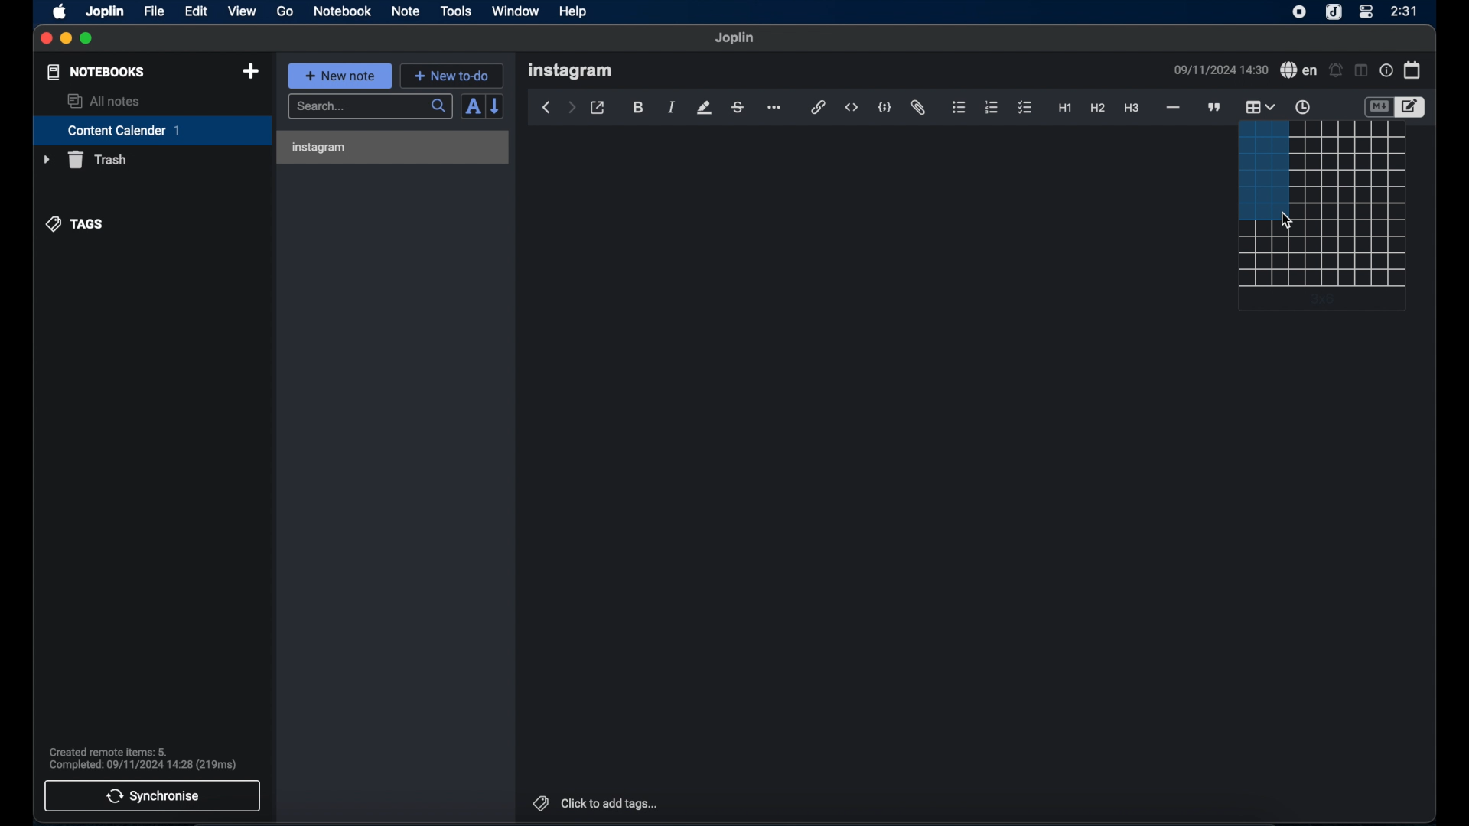  I want to click on set alarm, so click(1336, 70).